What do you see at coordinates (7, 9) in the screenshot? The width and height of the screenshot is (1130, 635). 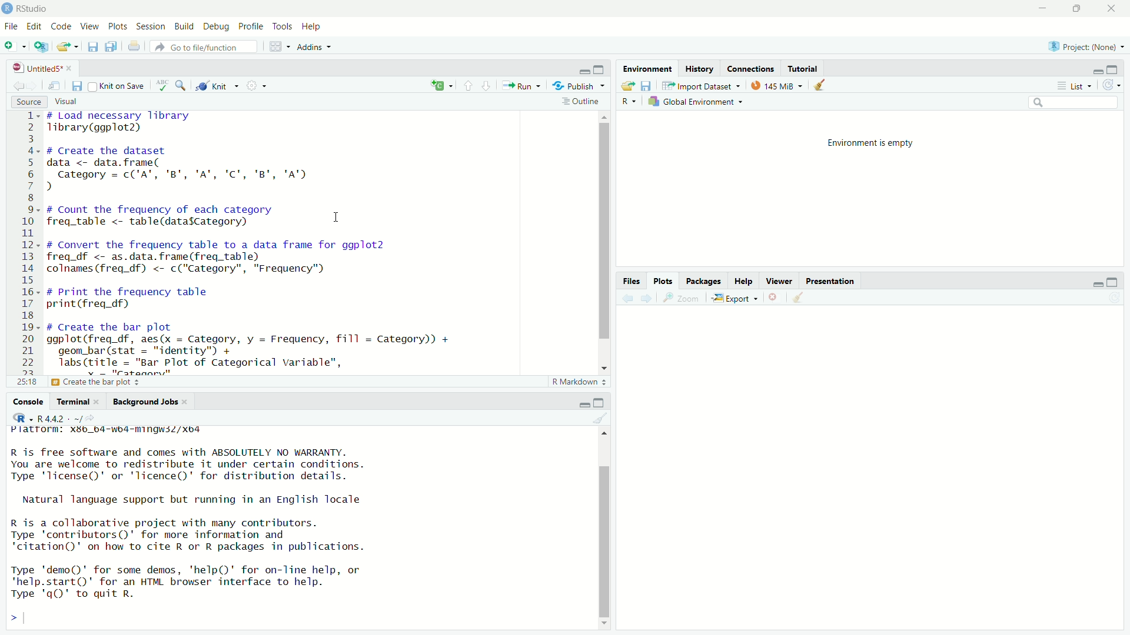 I see `app icon` at bounding box center [7, 9].